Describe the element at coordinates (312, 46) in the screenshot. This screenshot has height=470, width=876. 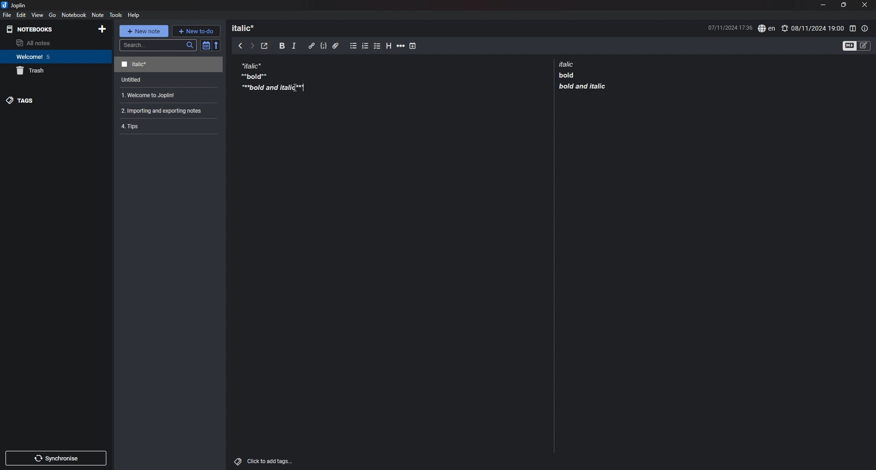
I see `hyperlink` at that location.